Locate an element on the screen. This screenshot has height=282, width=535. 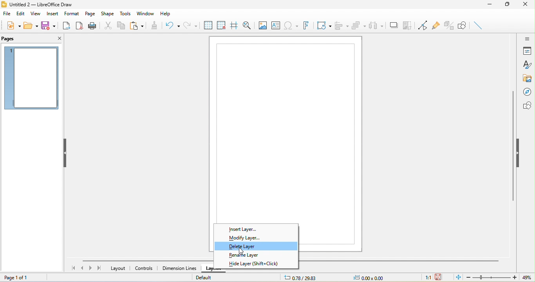
0.00x0.00 is located at coordinates (364, 277).